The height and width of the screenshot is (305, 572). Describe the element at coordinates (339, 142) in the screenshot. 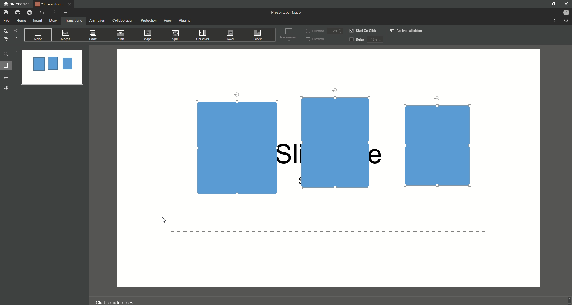

I see `Shape 2` at that location.